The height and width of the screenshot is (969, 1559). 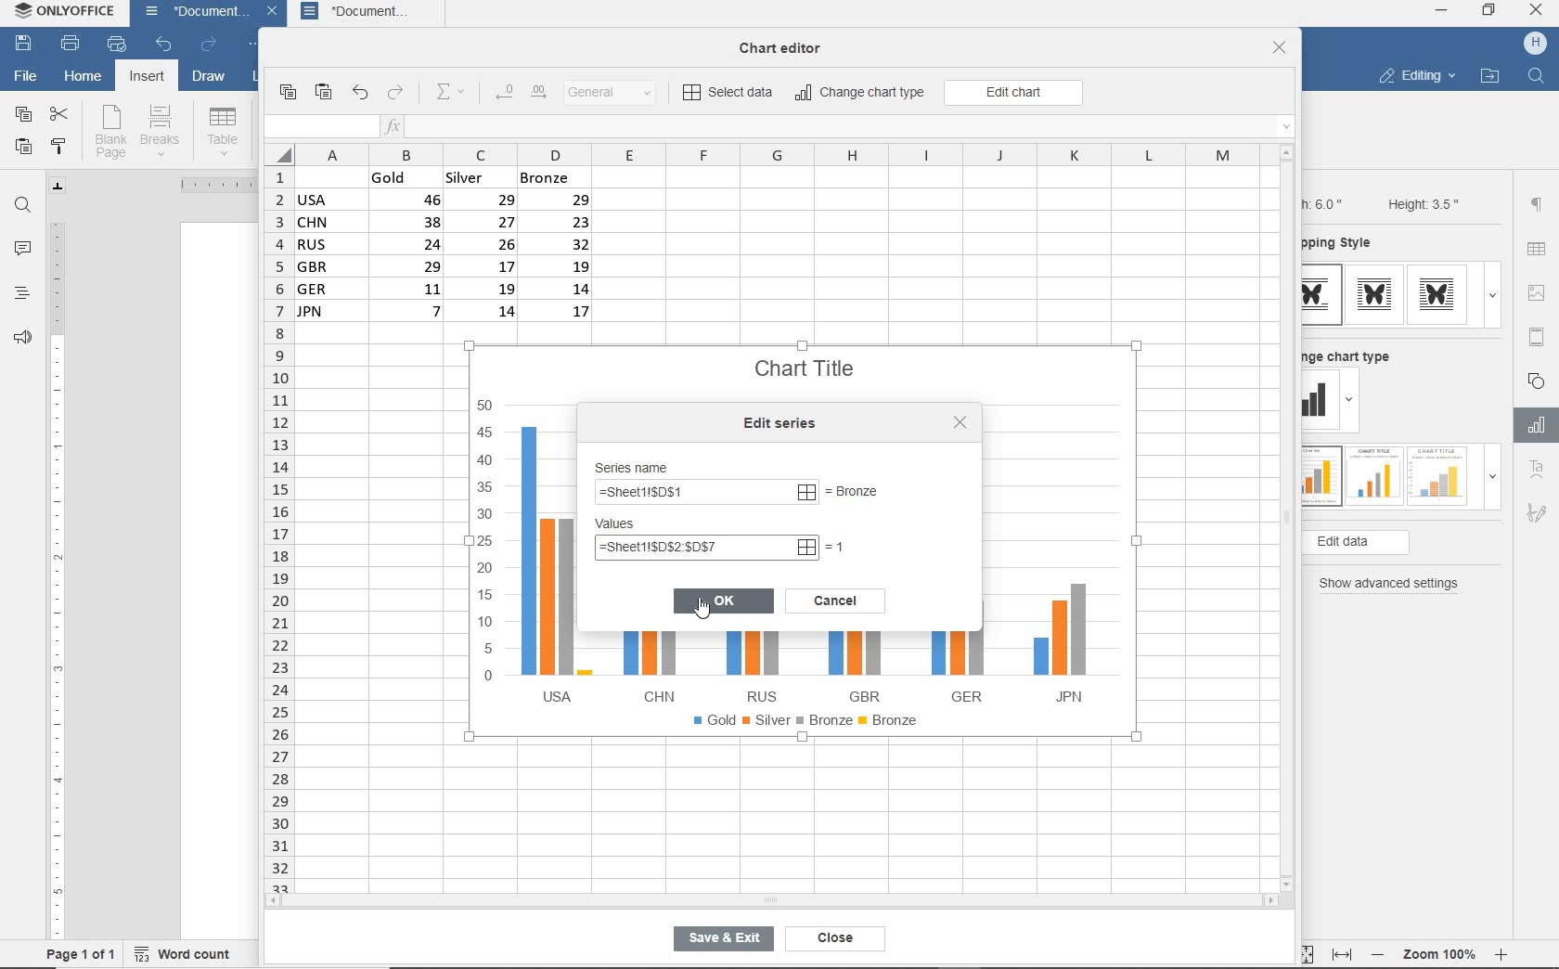 What do you see at coordinates (653, 665) in the screenshot?
I see `CHN` at bounding box center [653, 665].